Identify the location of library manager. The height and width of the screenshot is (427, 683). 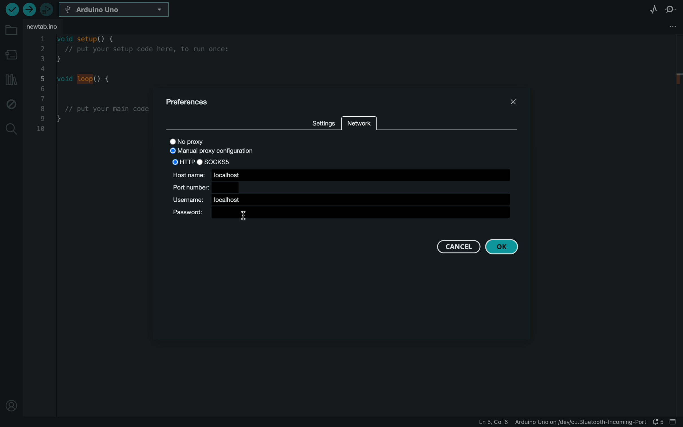
(11, 80).